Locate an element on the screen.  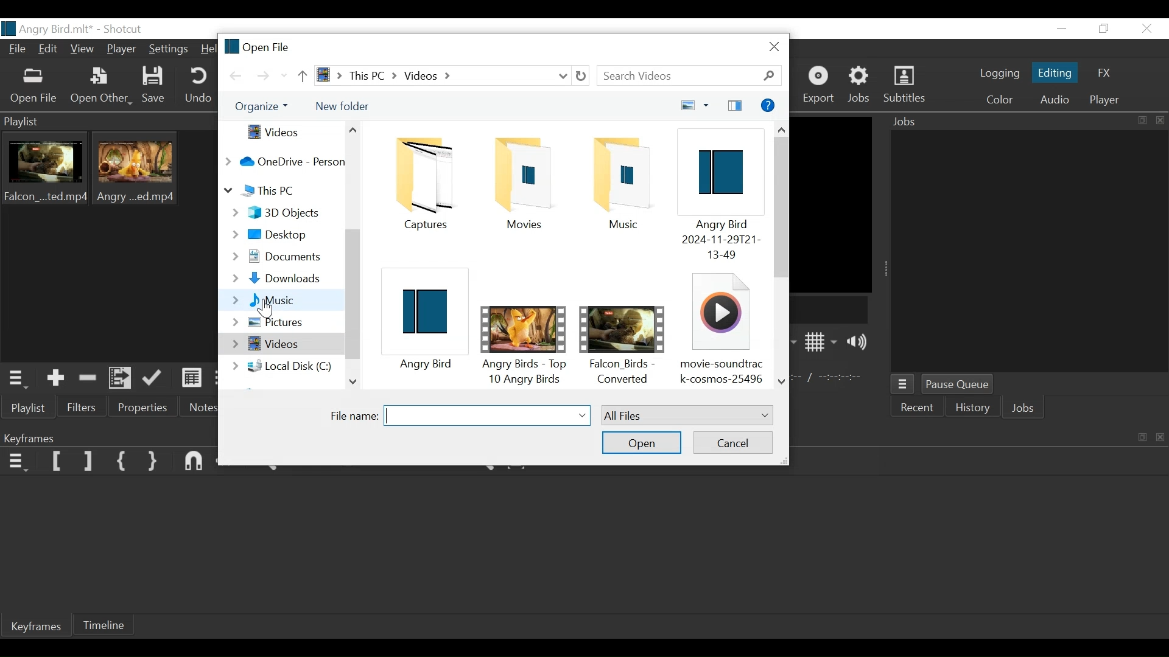
Subtitles is located at coordinates (909, 85).